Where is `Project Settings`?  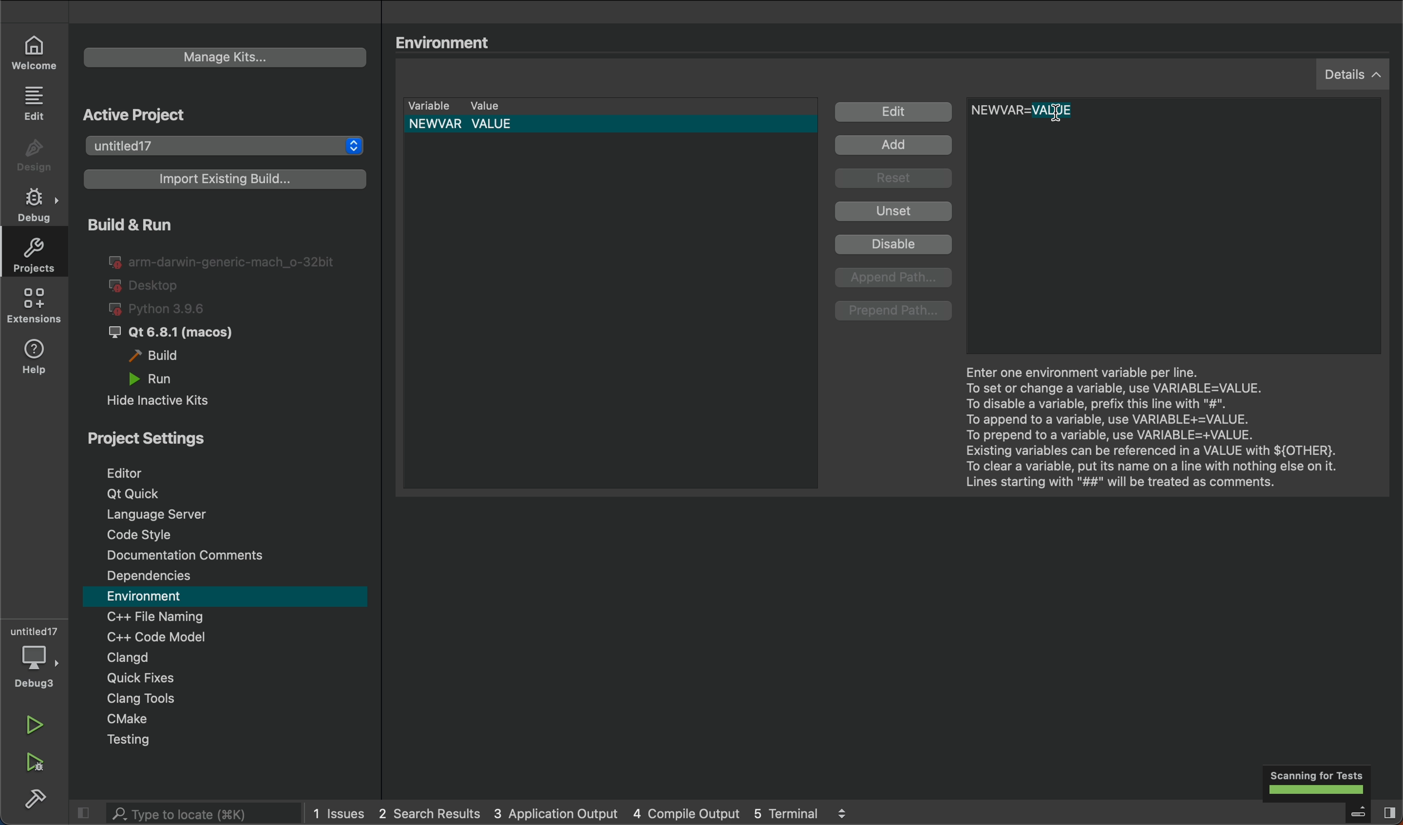
Project Settings is located at coordinates (219, 435).